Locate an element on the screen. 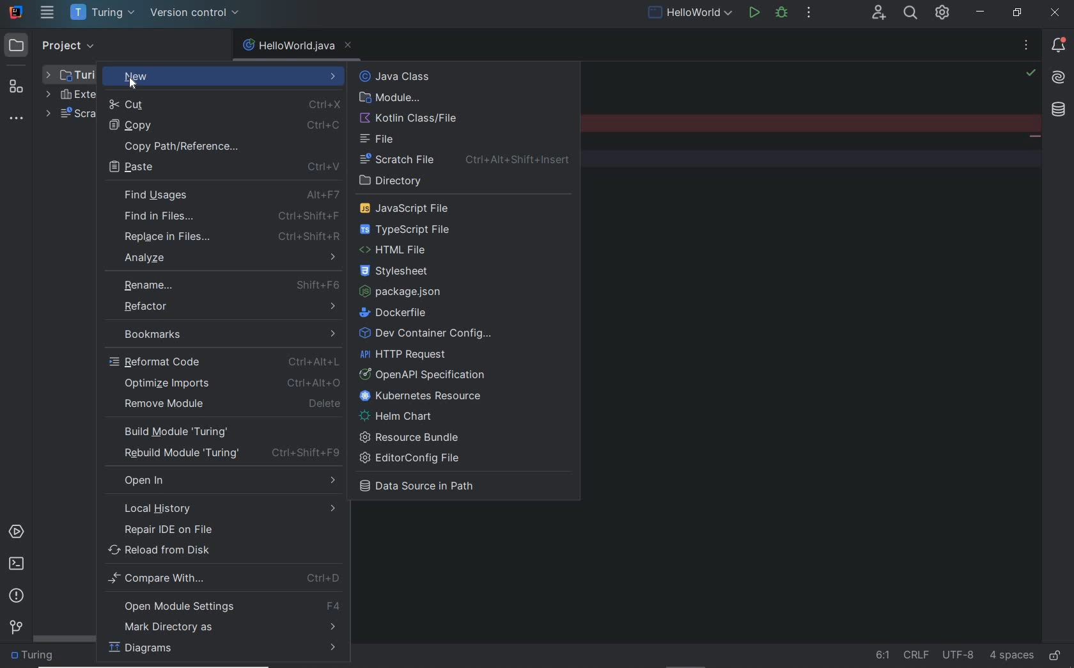  run is located at coordinates (754, 14).